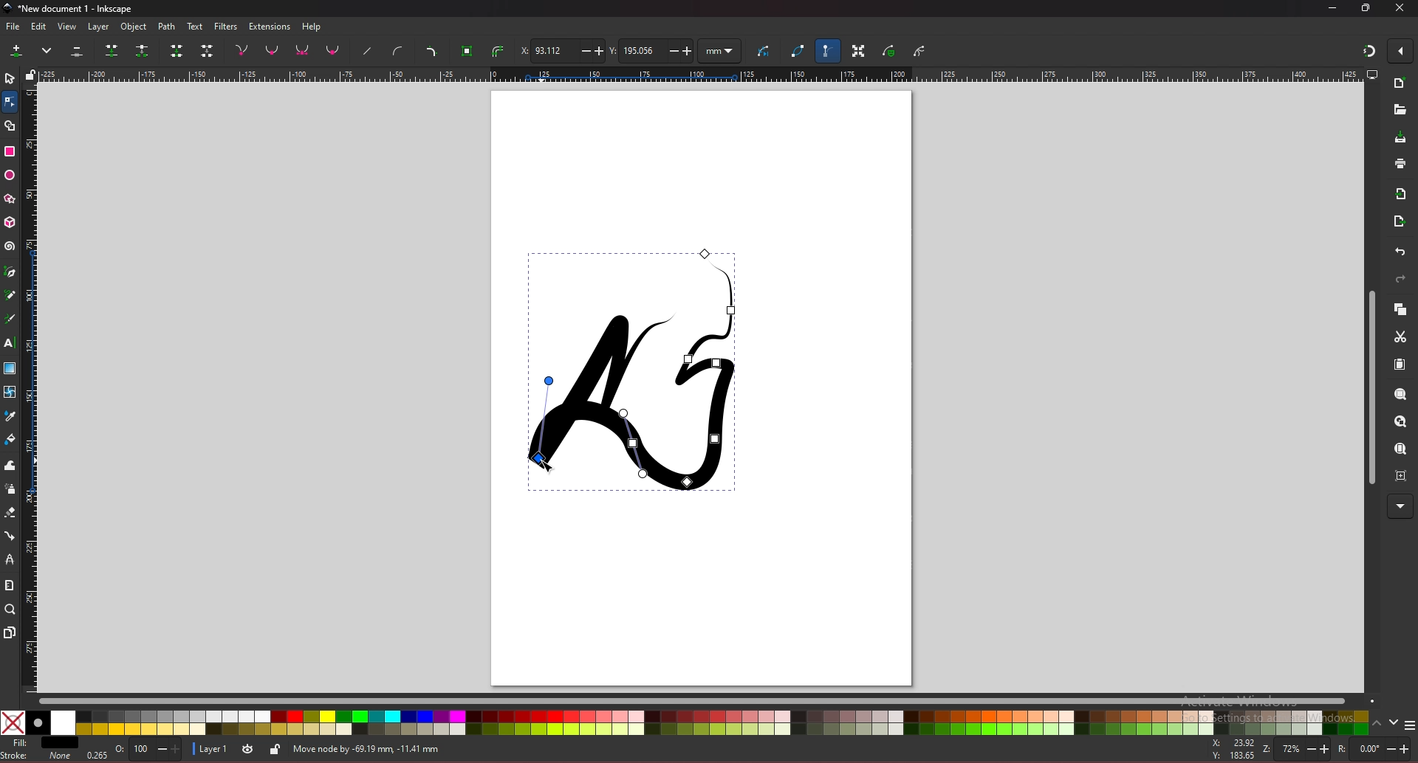 The image size is (1418, 763). I want to click on filters, so click(225, 27).